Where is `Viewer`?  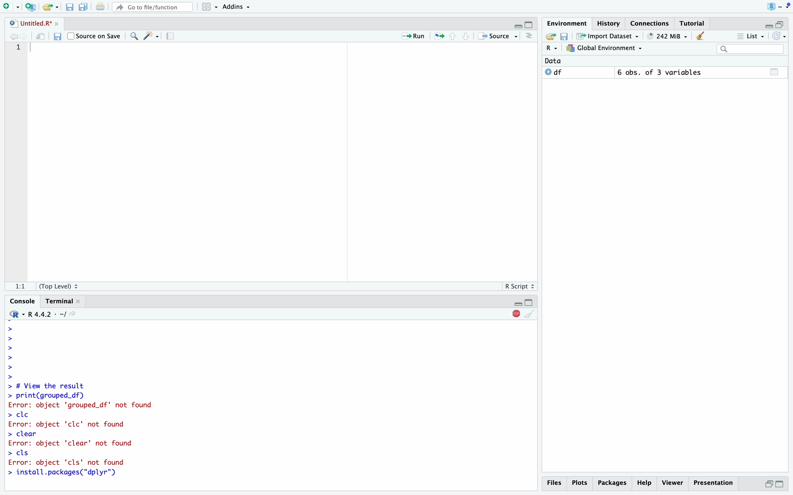
Viewer is located at coordinates (673, 483).